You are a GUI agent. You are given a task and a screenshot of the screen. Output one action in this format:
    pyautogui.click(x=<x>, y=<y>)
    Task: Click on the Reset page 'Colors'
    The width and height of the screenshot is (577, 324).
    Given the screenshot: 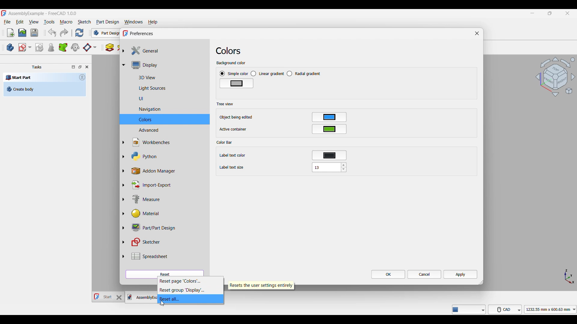 What is the action you would take?
    pyautogui.click(x=191, y=281)
    